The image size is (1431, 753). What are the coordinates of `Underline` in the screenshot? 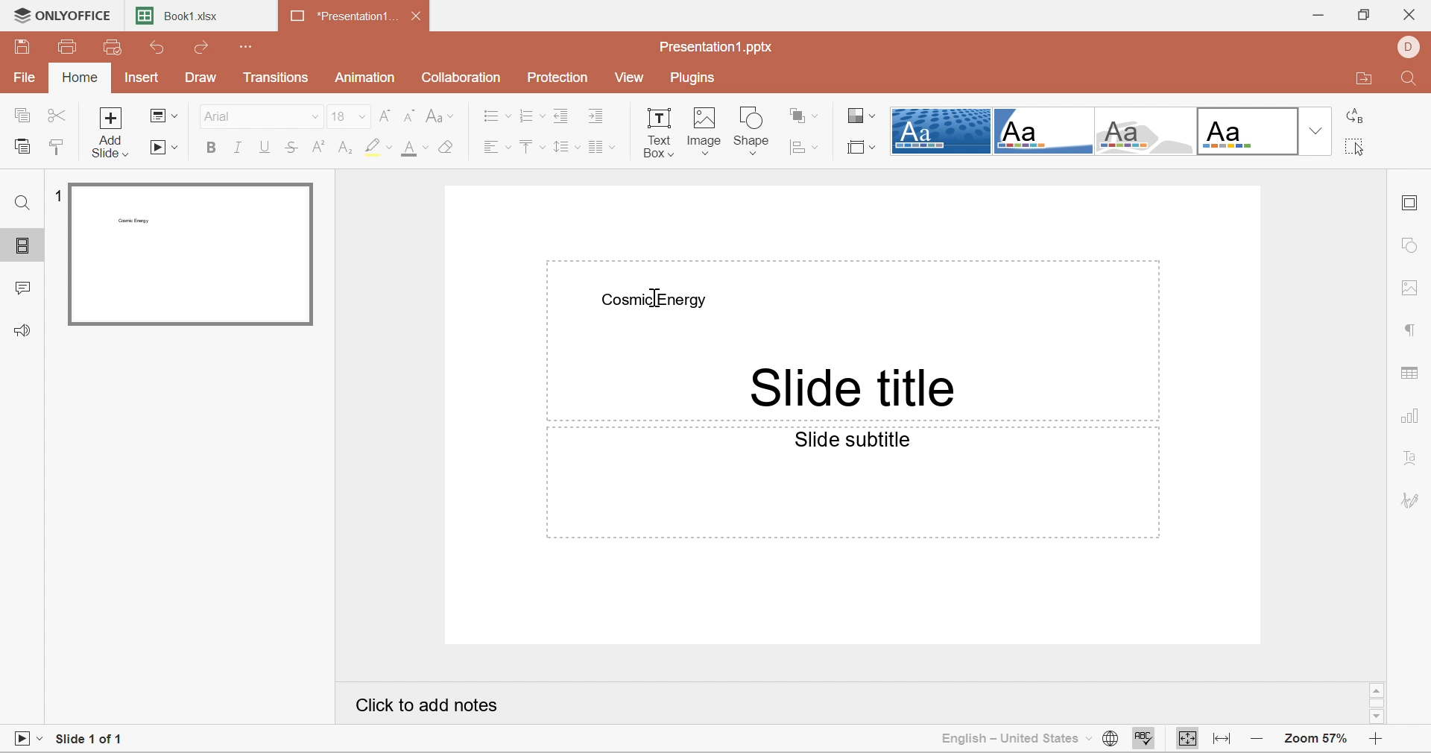 It's located at (265, 148).